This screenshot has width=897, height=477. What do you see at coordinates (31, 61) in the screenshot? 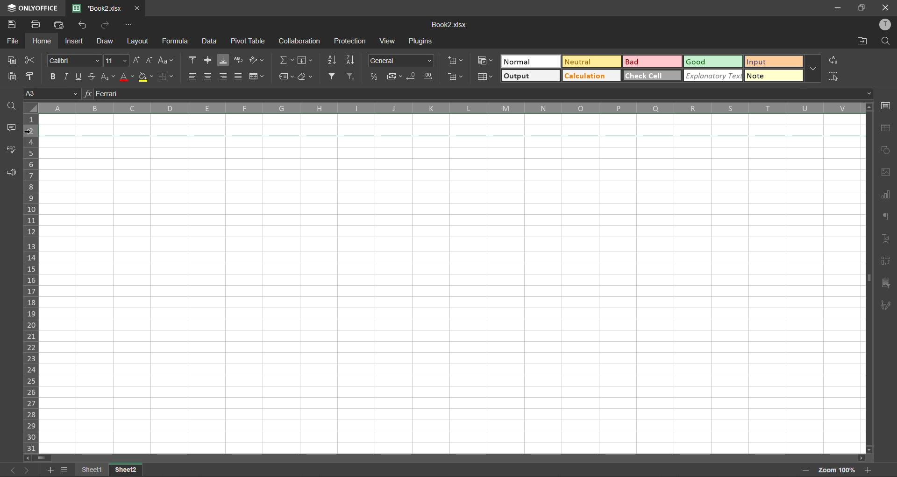
I see `cut` at bounding box center [31, 61].